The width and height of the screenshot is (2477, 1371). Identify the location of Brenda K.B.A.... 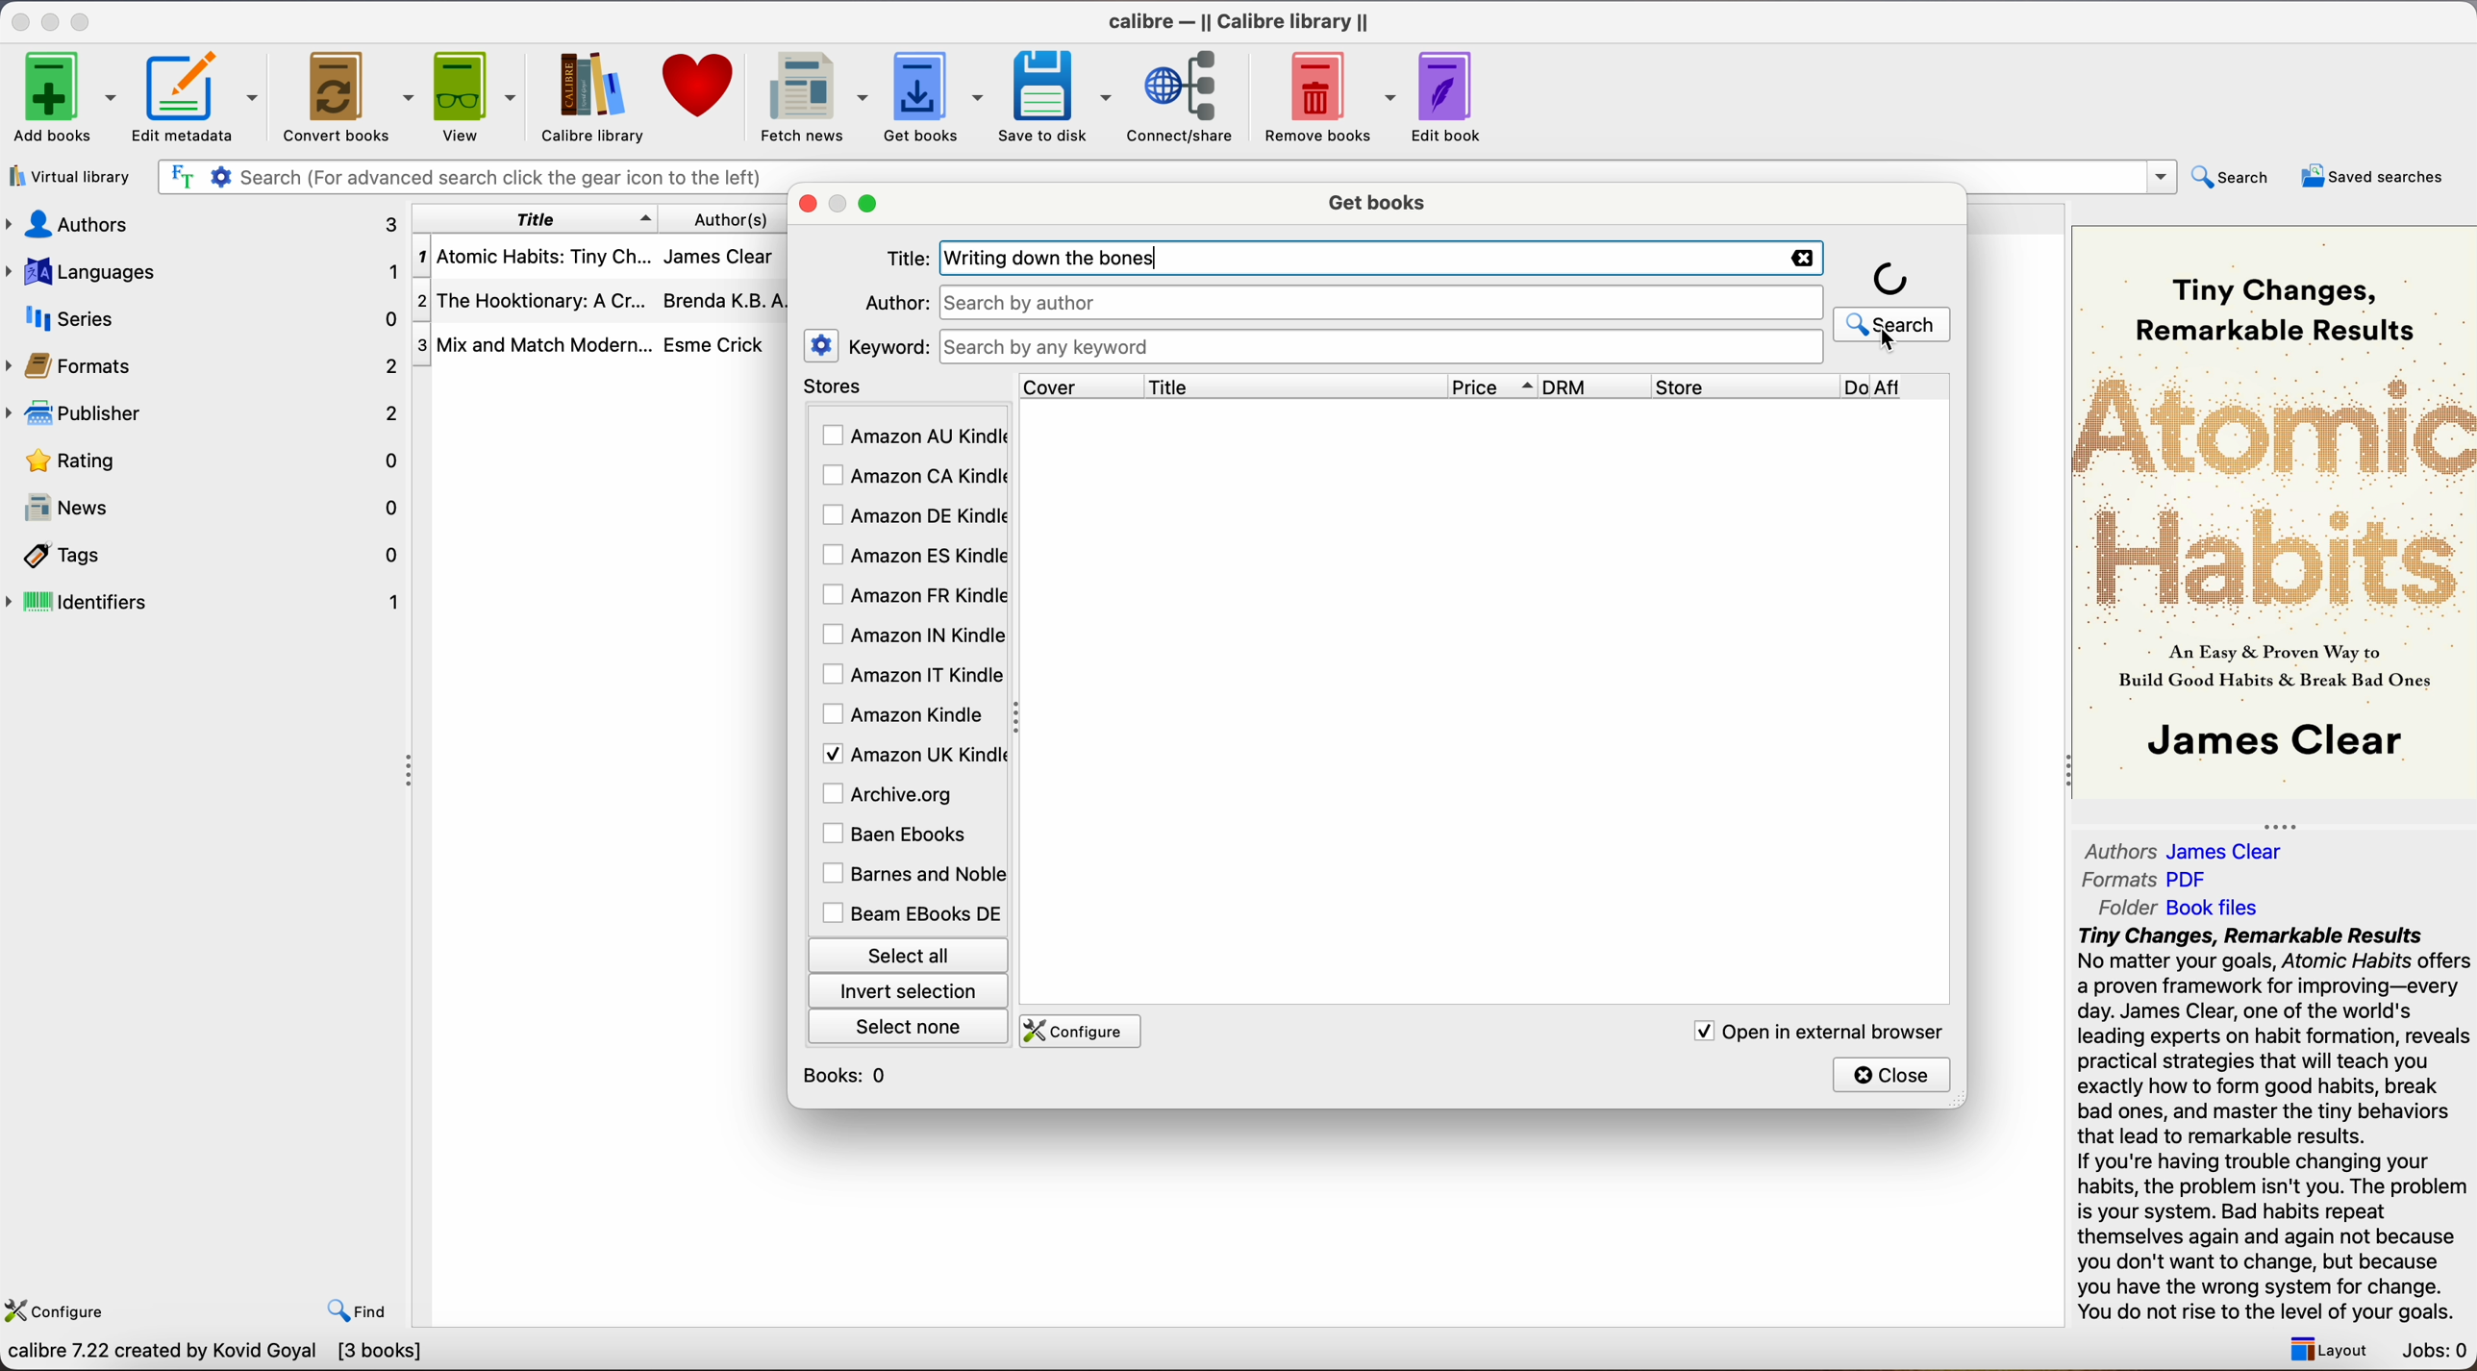
(731, 301).